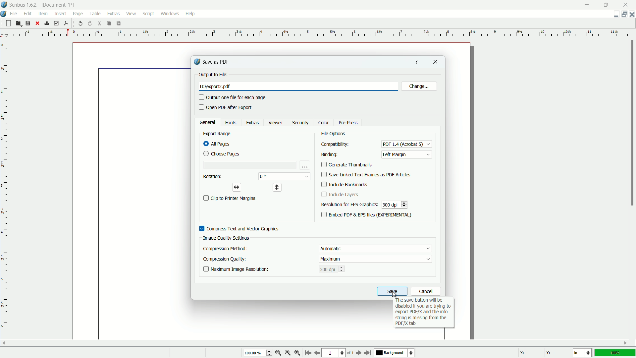  What do you see at coordinates (89, 23) in the screenshot?
I see `redo` at bounding box center [89, 23].